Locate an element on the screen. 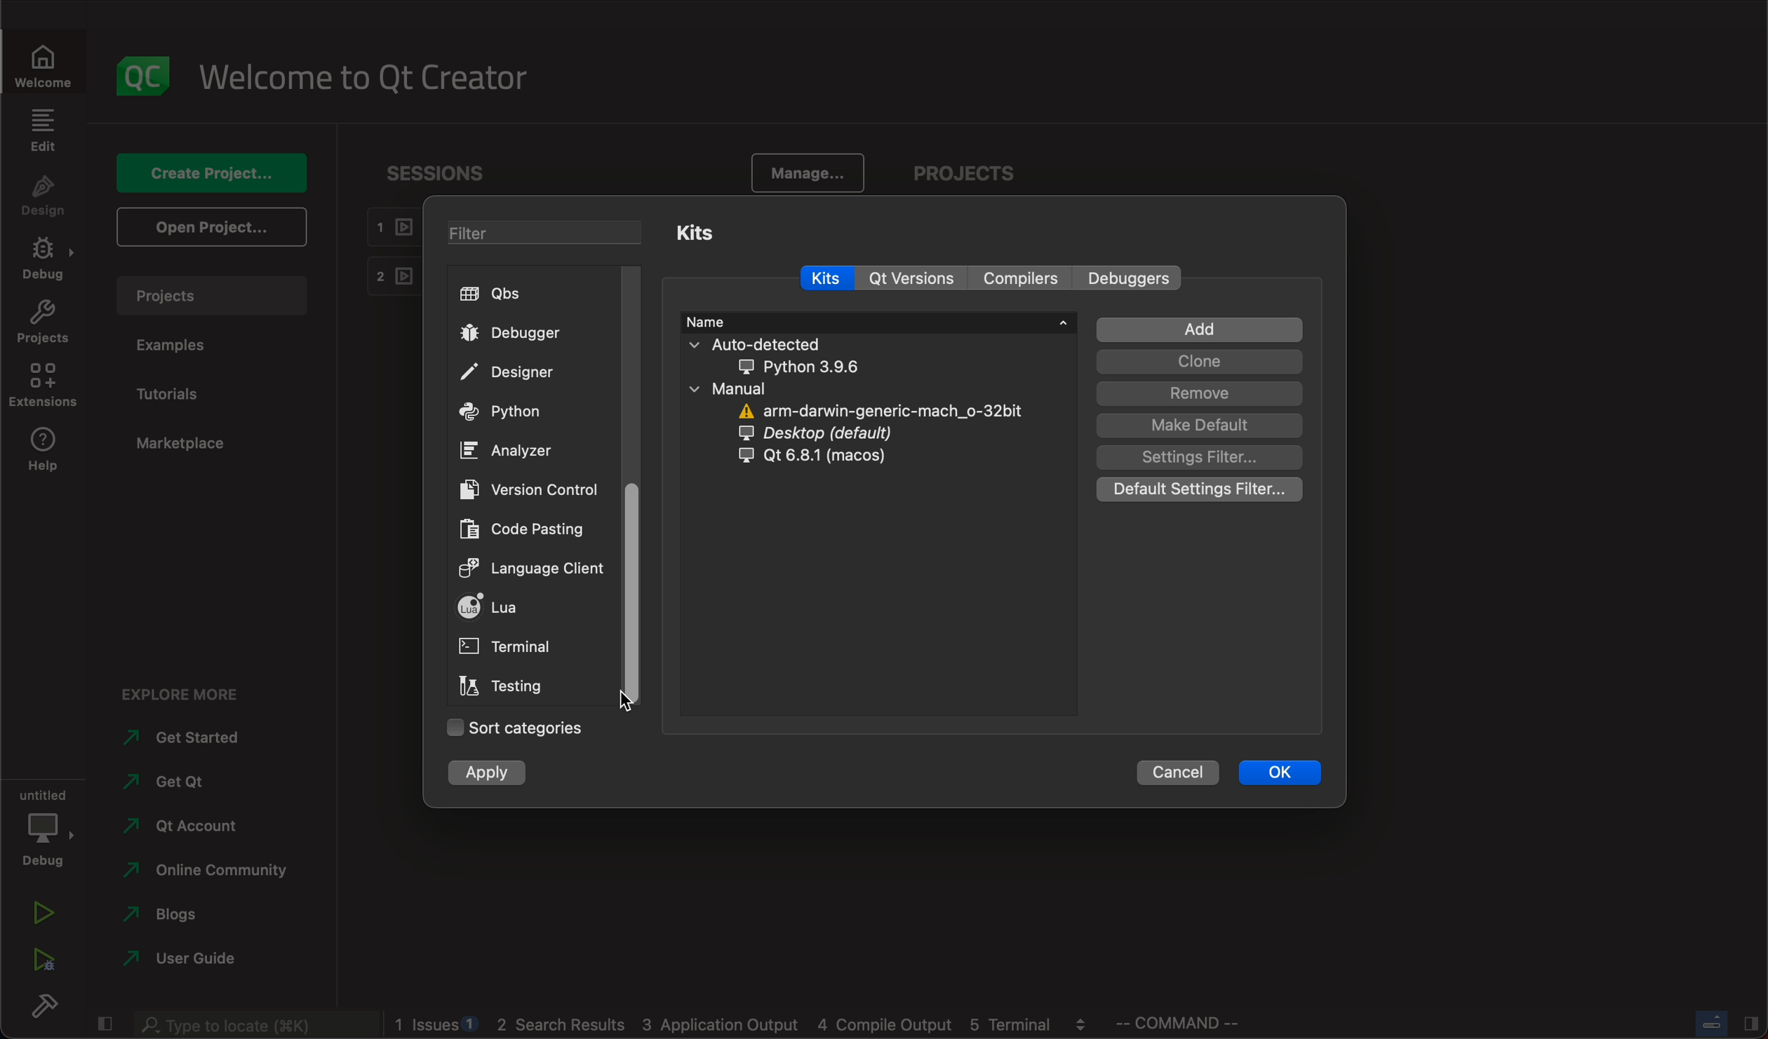  started is located at coordinates (182, 742).